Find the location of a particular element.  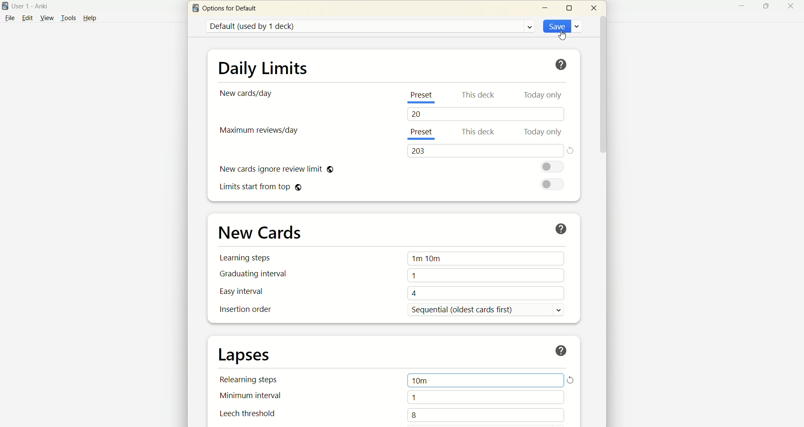

reload is located at coordinates (572, 381).